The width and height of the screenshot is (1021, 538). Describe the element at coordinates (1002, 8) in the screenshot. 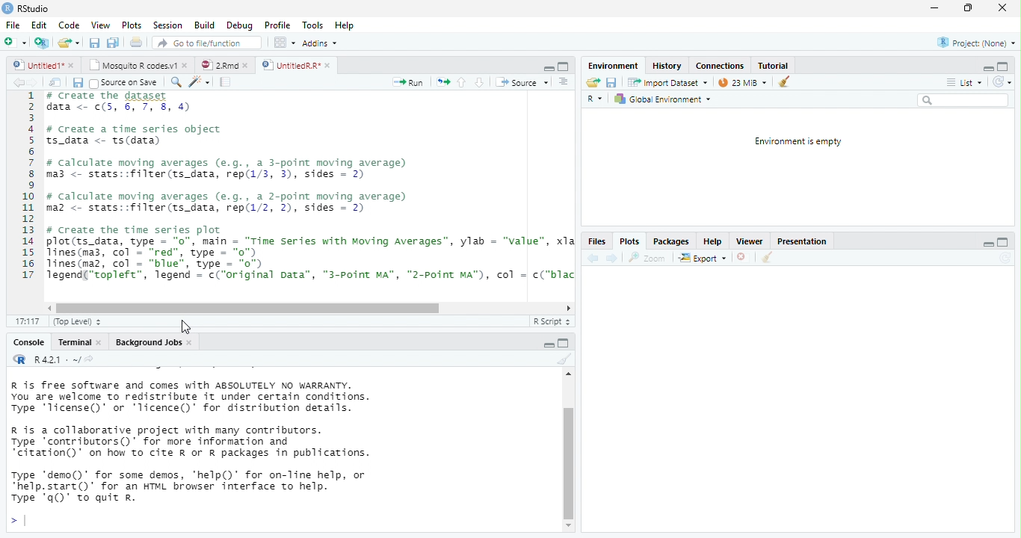

I see `close` at that location.